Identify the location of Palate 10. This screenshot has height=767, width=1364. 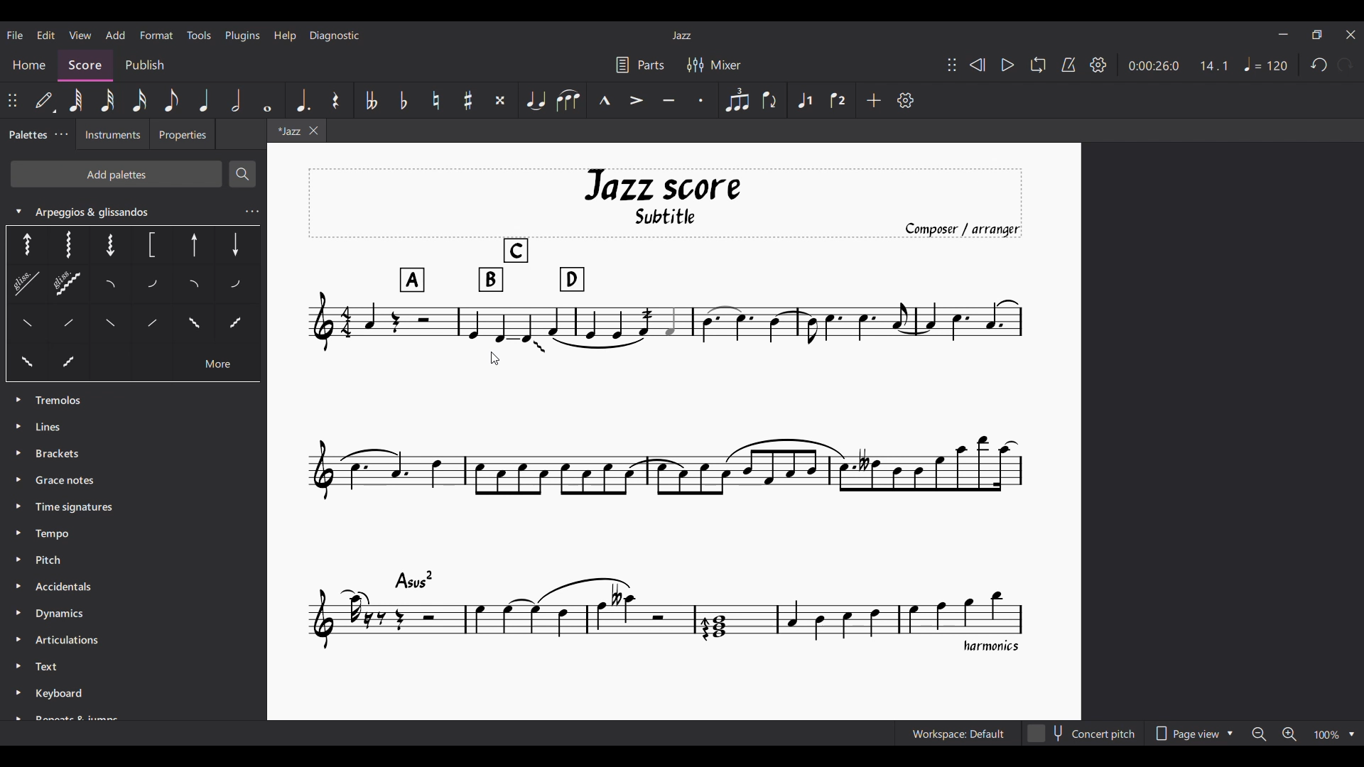
(155, 285).